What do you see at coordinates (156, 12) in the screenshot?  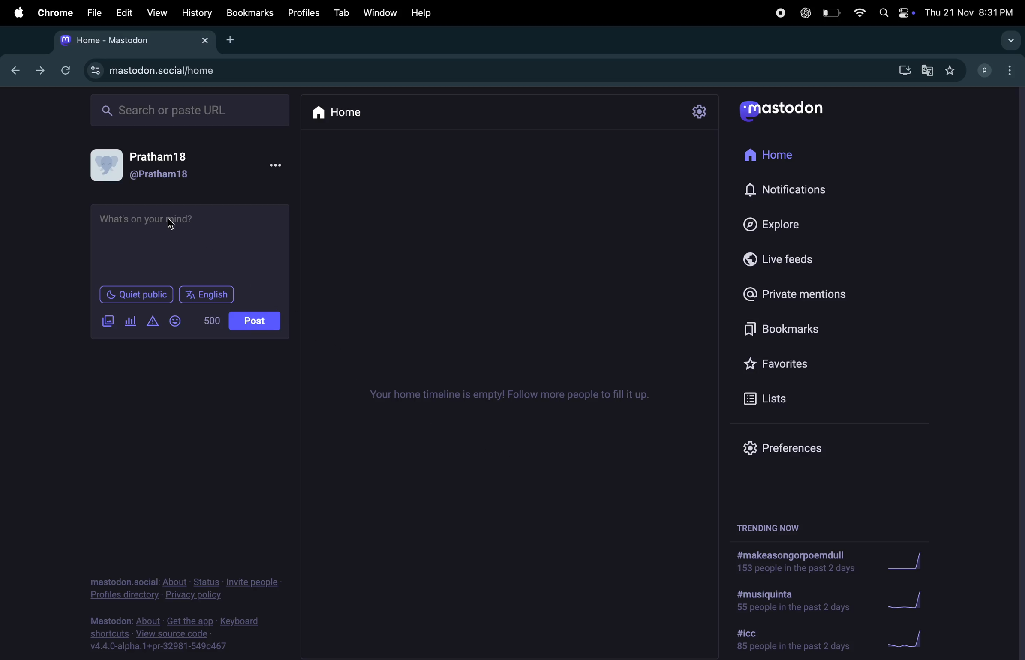 I see `view` at bounding box center [156, 12].